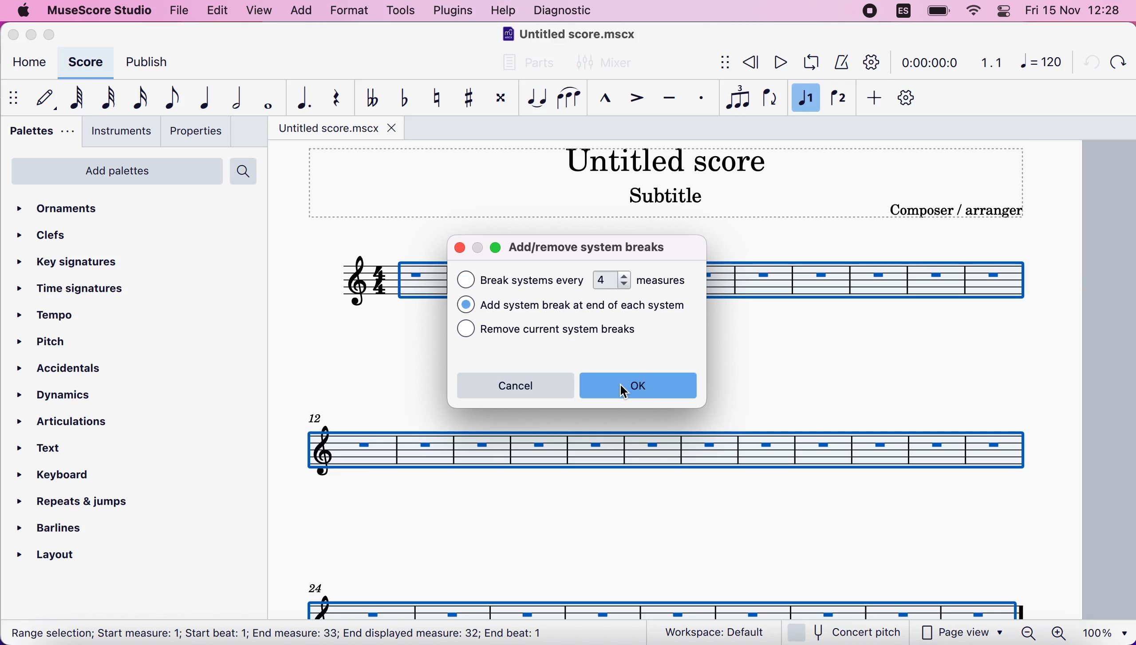 The height and width of the screenshot is (645, 1136). I want to click on key signature, so click(77, 263).